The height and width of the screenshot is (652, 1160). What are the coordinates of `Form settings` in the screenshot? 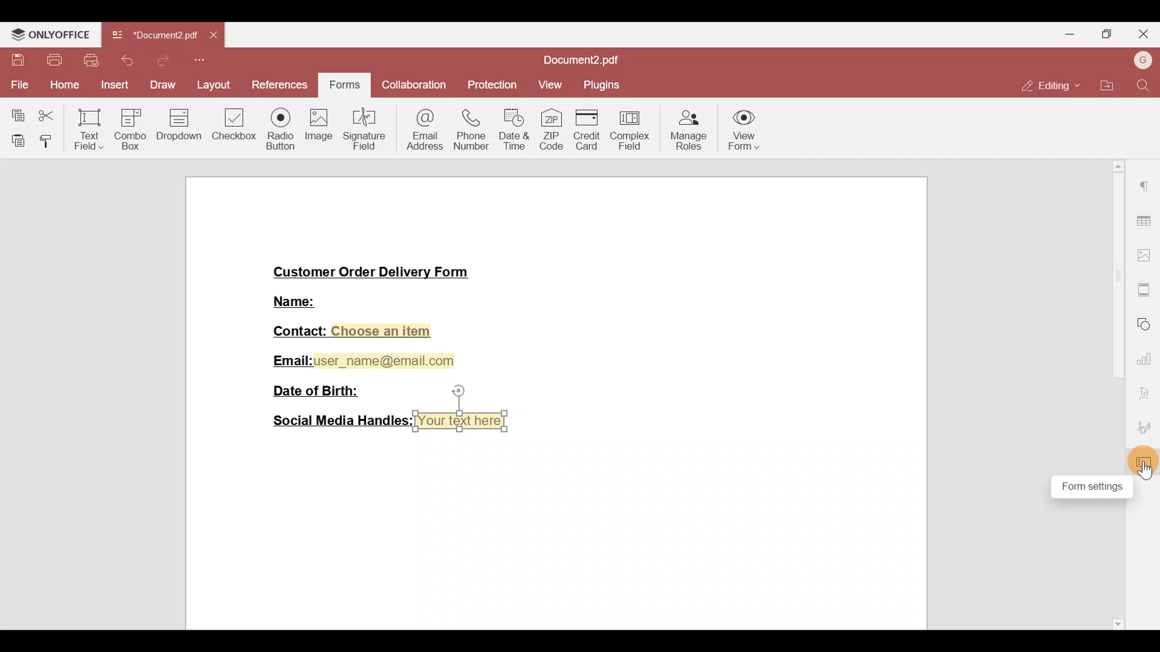 It's located at (1145, 461).